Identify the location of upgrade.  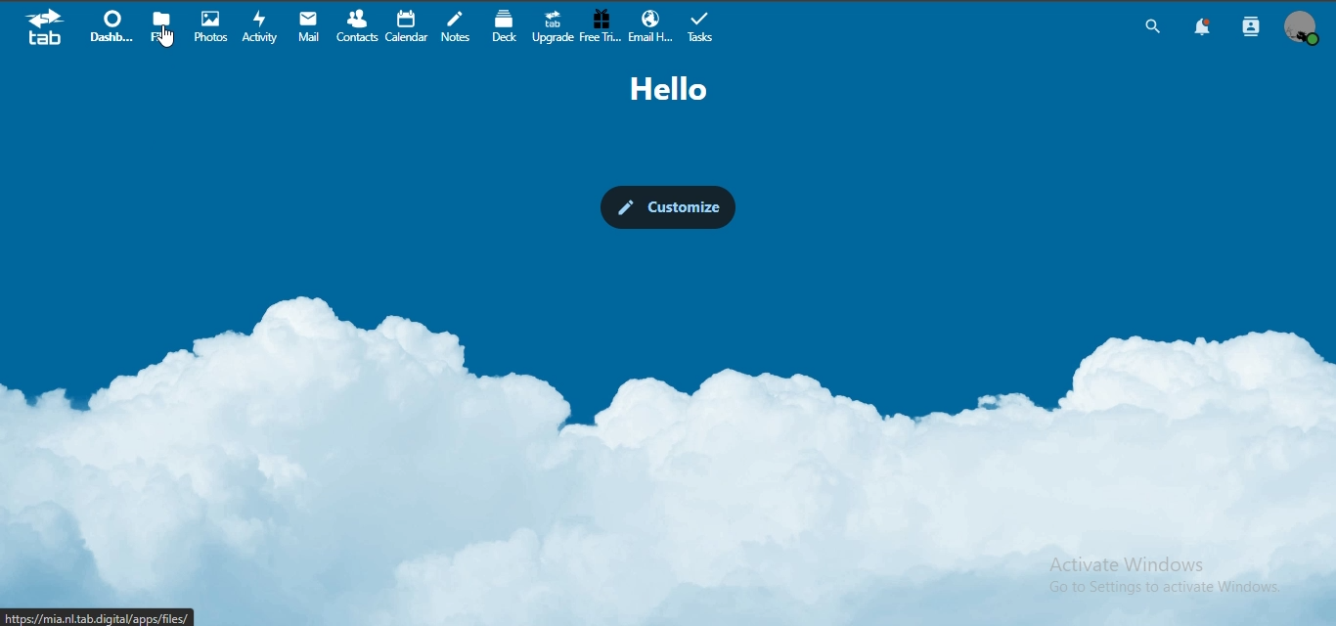
(554, 25).